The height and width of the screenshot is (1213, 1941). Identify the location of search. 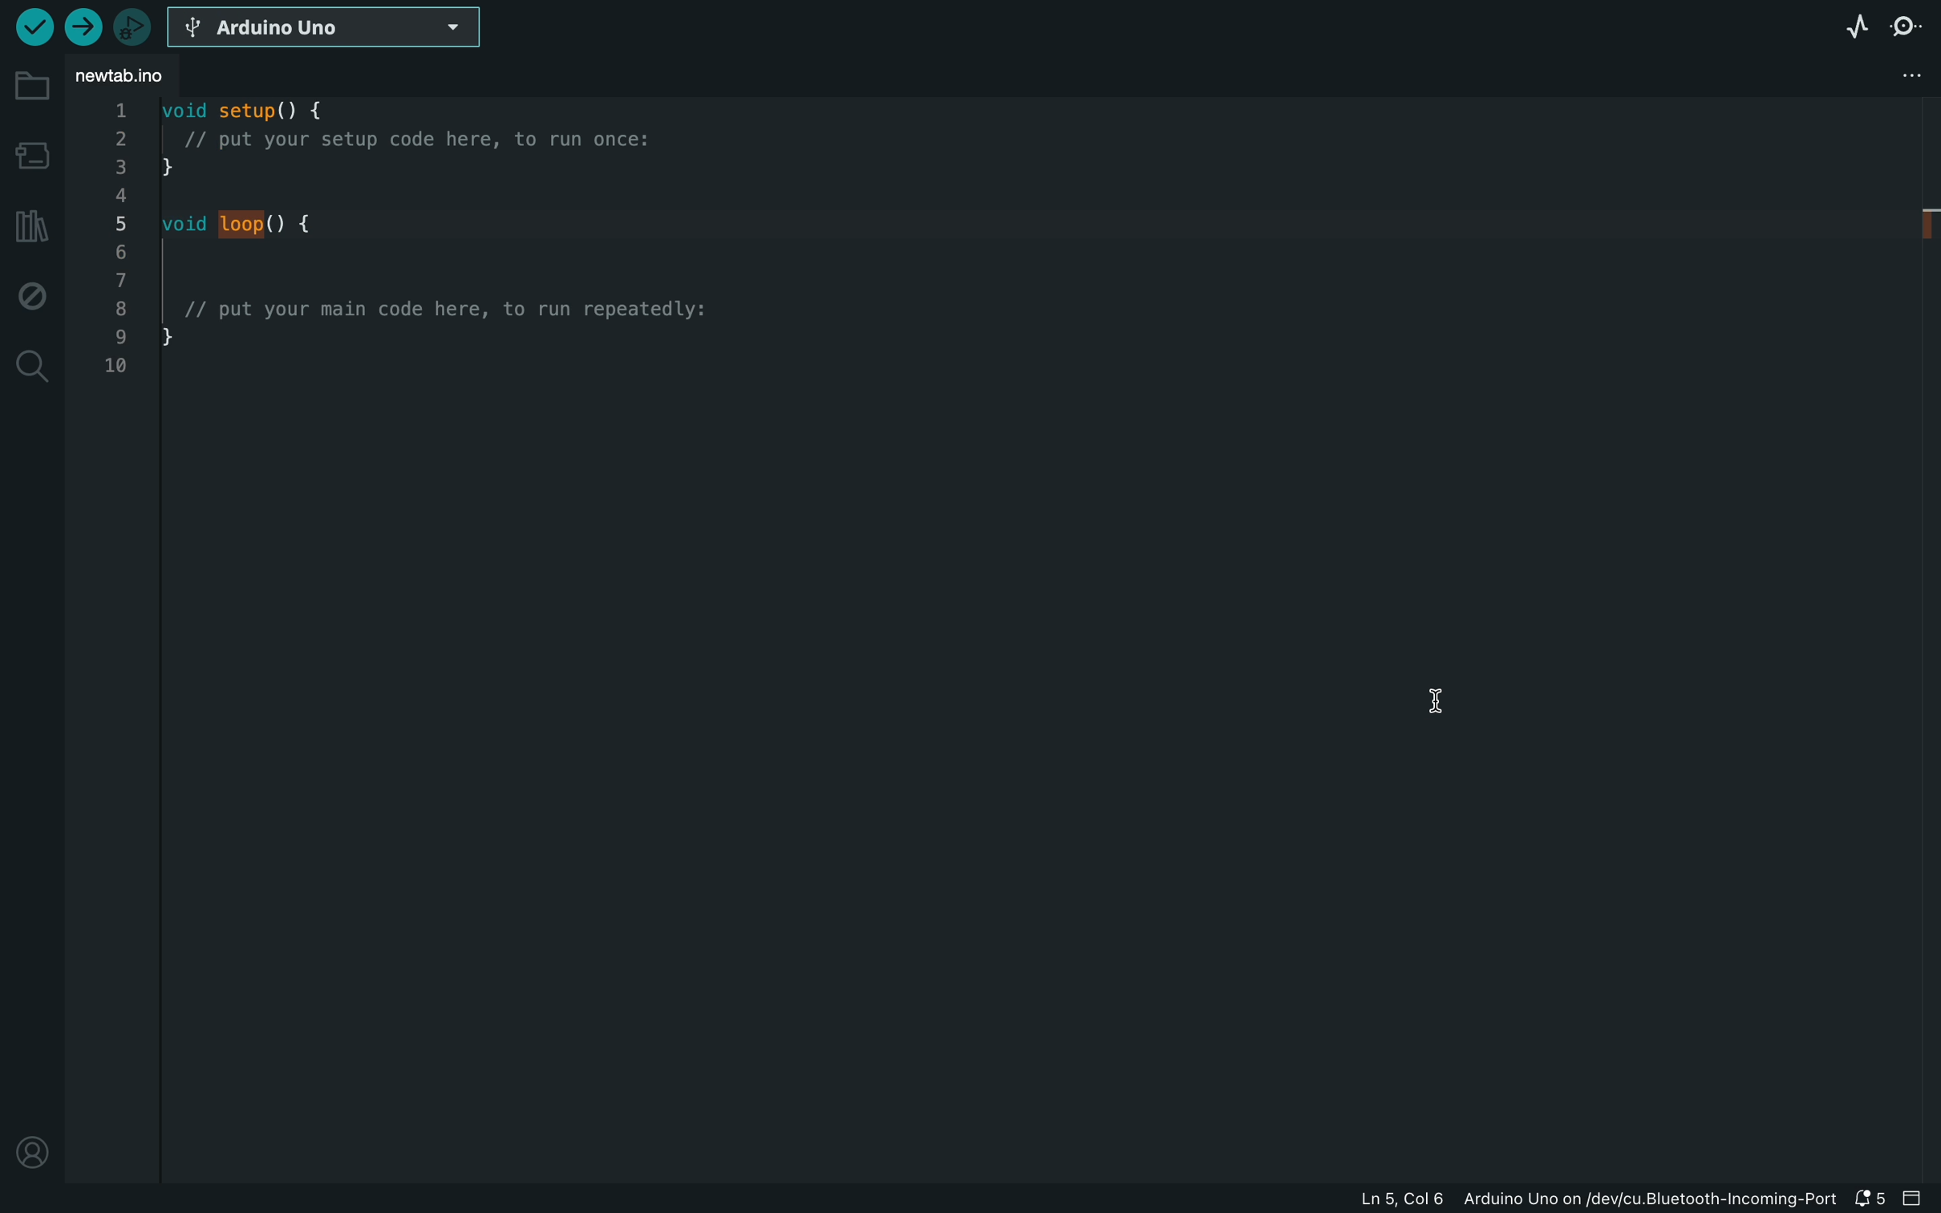
(30, 365).